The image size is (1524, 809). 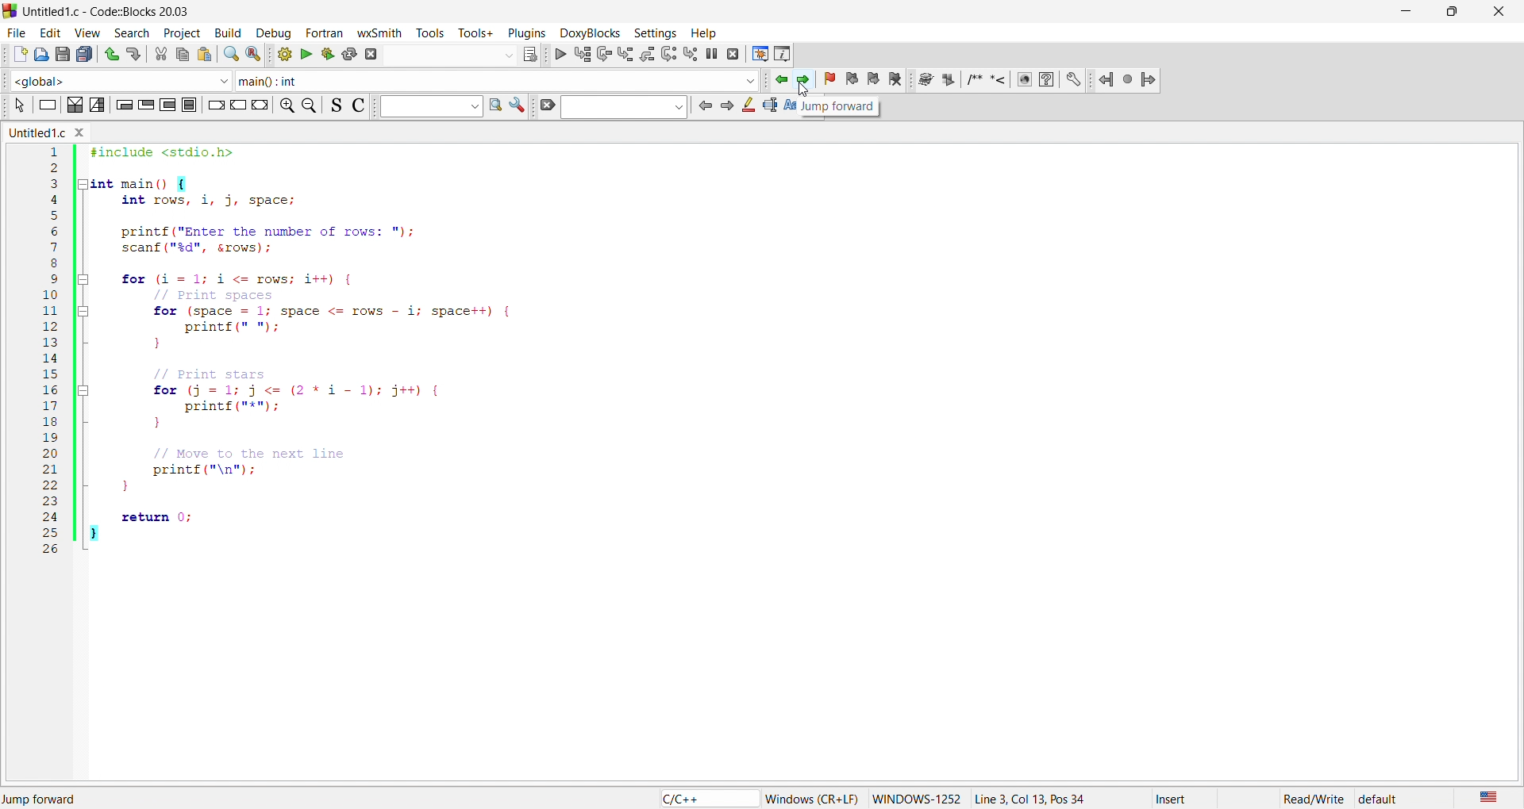 What do you see at coordinates (652, 31) in the screenshot?
I see `settings` at bounding box center [652, 31].